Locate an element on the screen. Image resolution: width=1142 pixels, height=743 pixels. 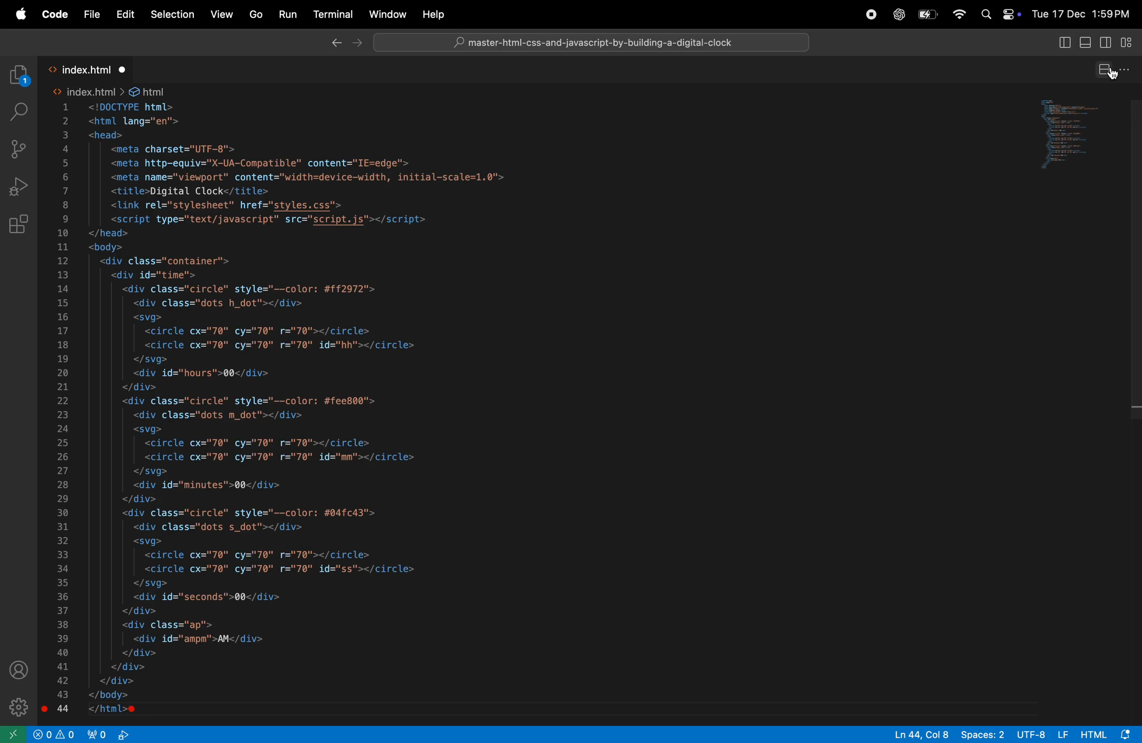
utf 8 lf is located at coordinates (1044, 733).